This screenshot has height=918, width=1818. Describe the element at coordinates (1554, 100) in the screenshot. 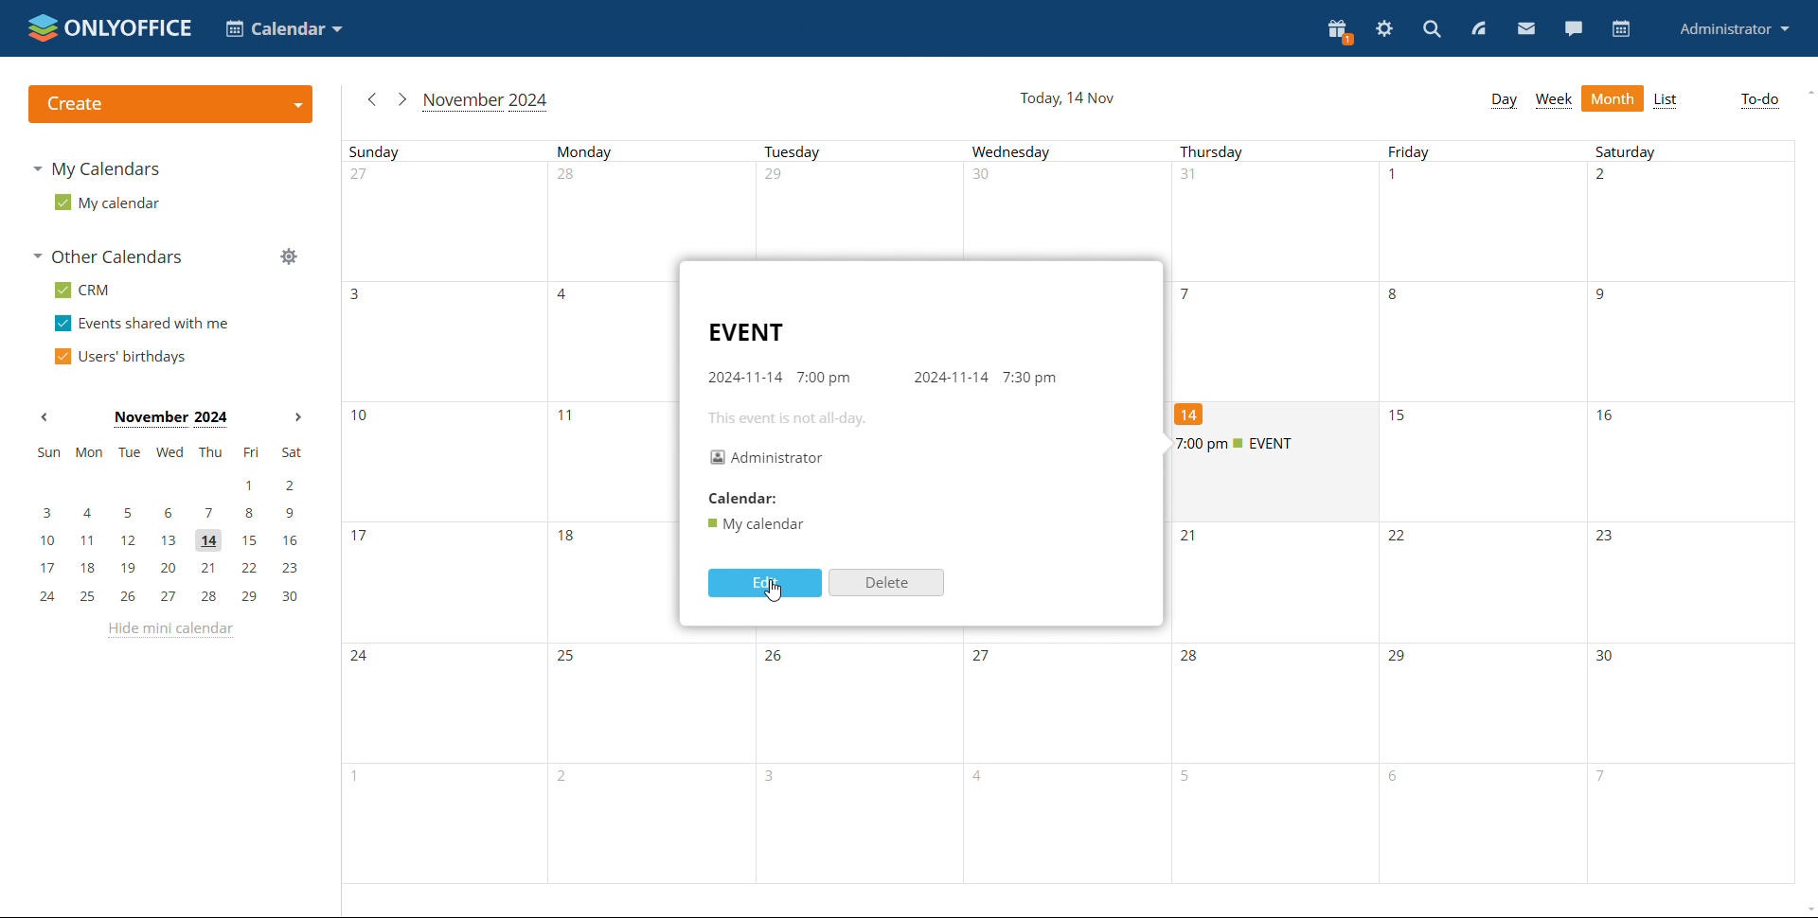

I see `week view` at that location.